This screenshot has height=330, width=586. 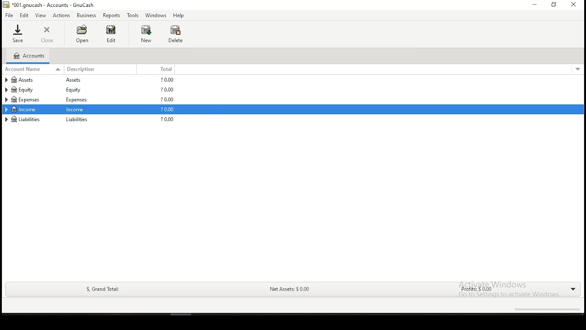 I want to click on income, so click(x=77, y=110).